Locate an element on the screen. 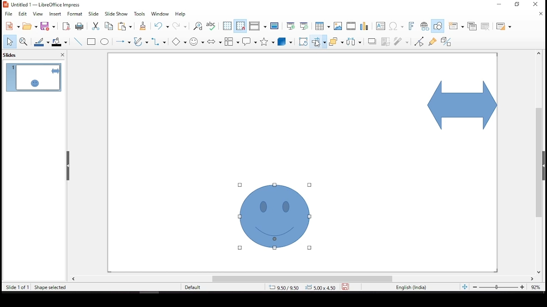 The image size is (547, 307). format is located at coordinates (76, 14).